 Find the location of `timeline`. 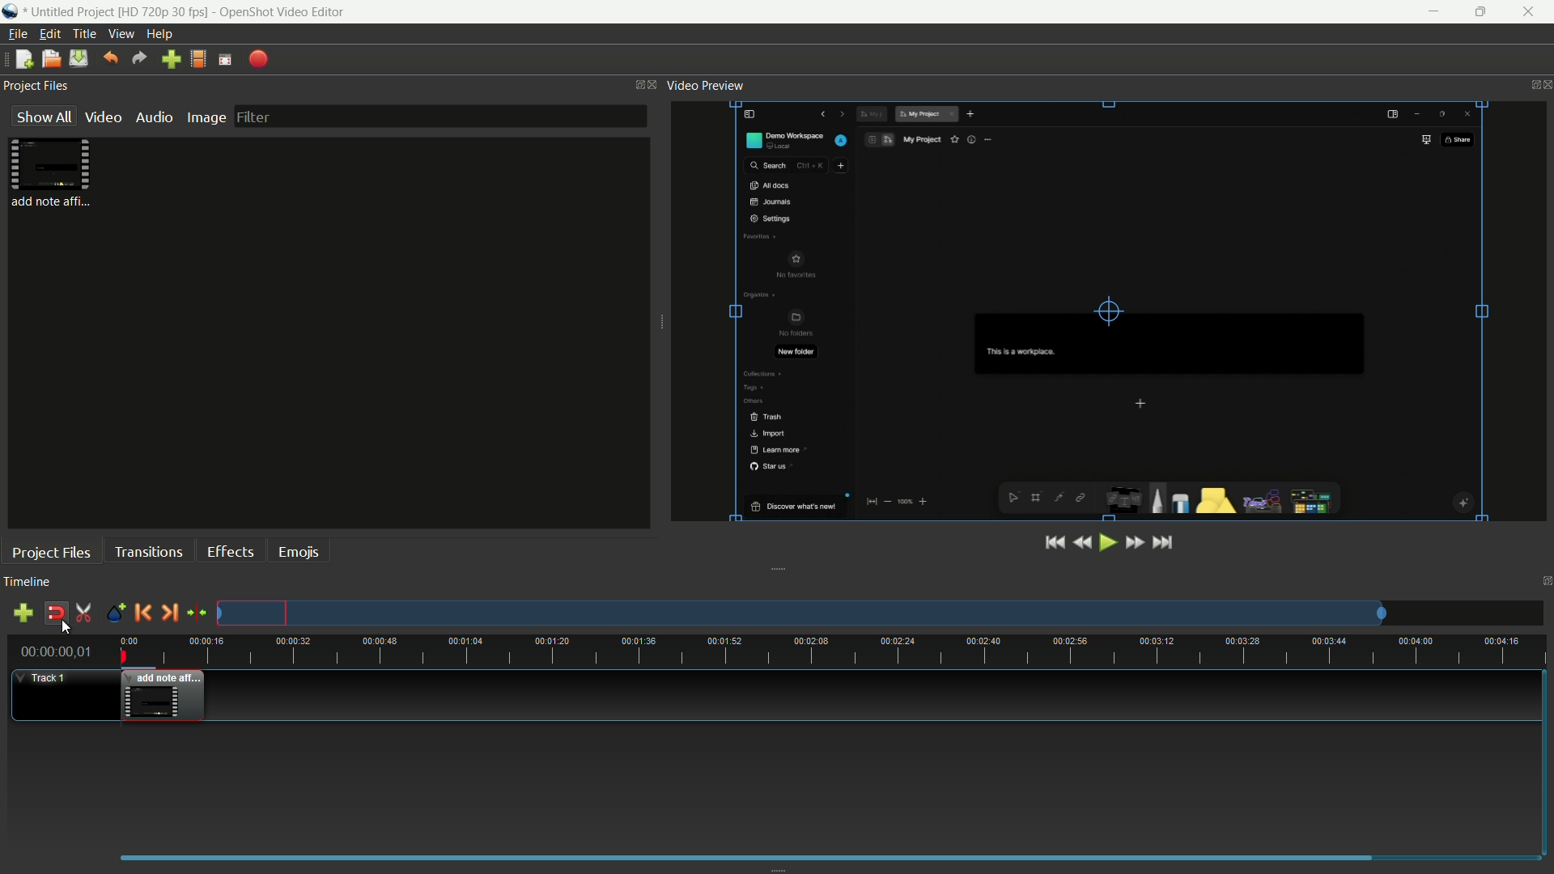

timeline is located at coordinates (27, 583).